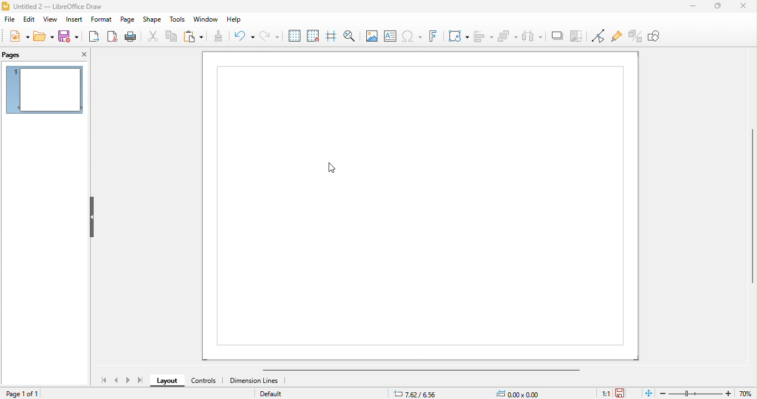 The image size is (757, 399). Describe the element at coordinates (102, 379) in the screenshot. I see `first page` at that location.